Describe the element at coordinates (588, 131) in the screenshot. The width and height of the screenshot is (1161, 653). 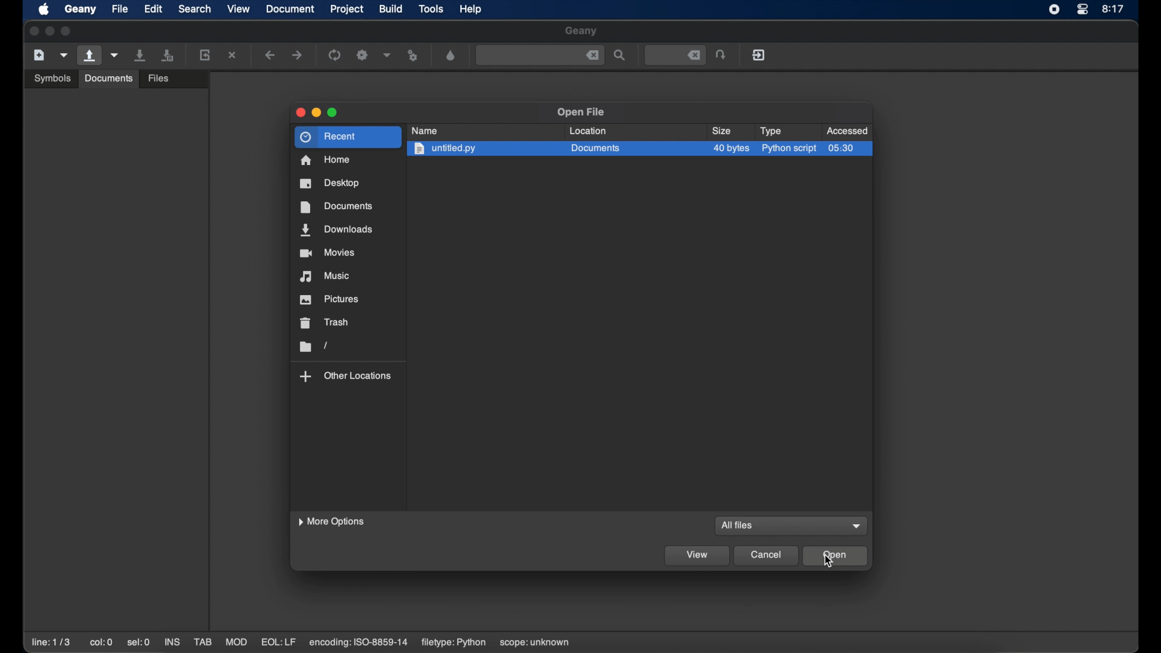
I see `location` at that location.